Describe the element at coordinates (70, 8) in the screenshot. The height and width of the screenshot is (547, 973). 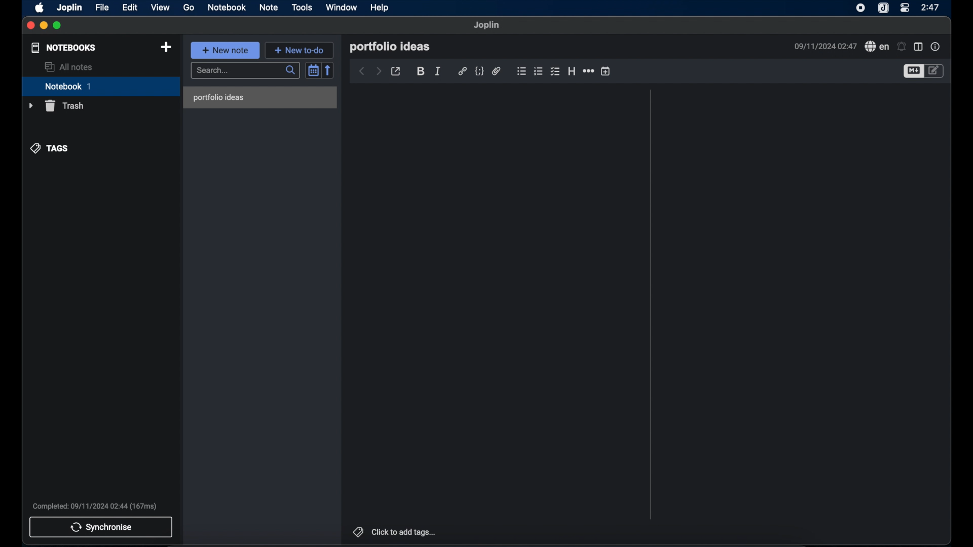
I see `joplin` at that location.